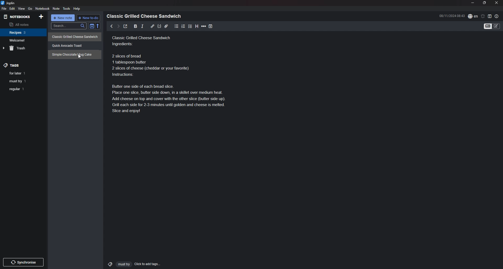  Describe the element at coordinates (177, 26) in the screenshot. I see `bullet list` at that location.